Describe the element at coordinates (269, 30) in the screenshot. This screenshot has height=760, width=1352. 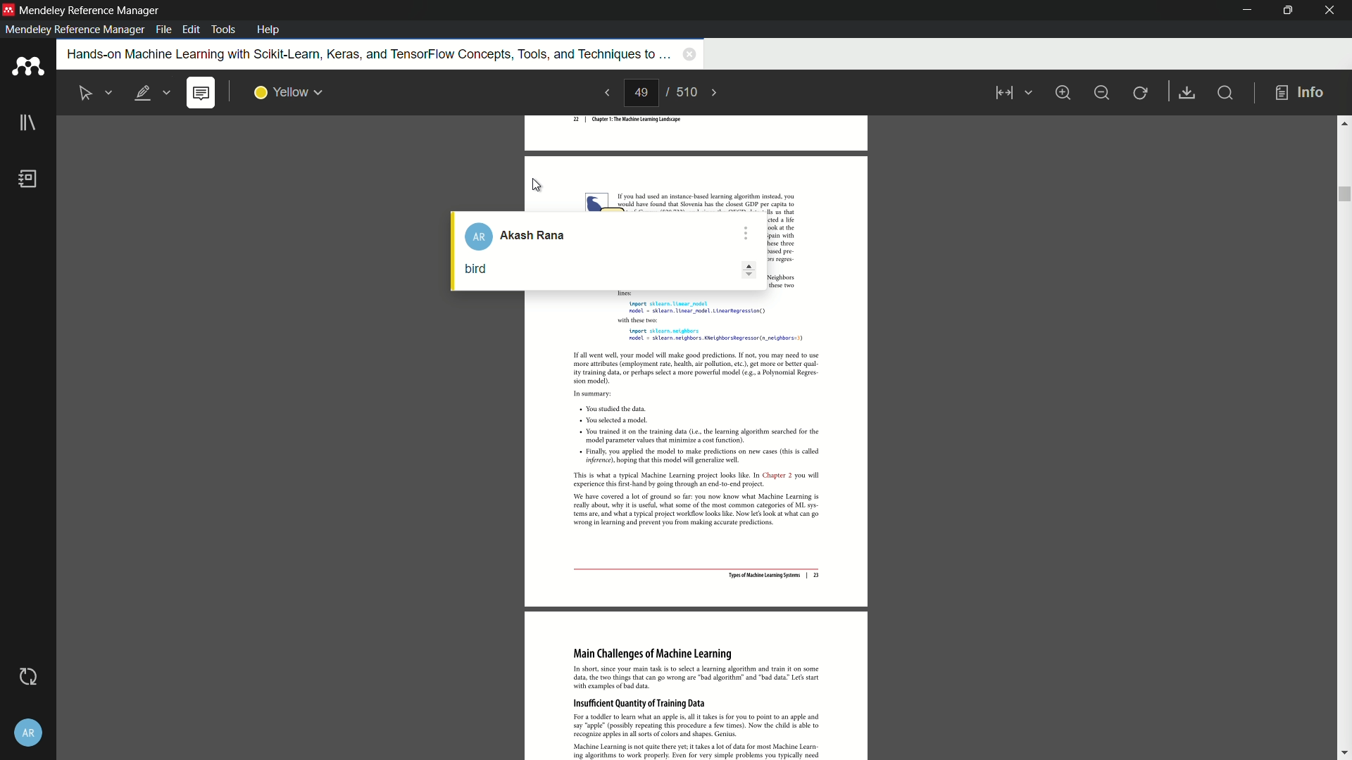
I see `help menu` at that location.